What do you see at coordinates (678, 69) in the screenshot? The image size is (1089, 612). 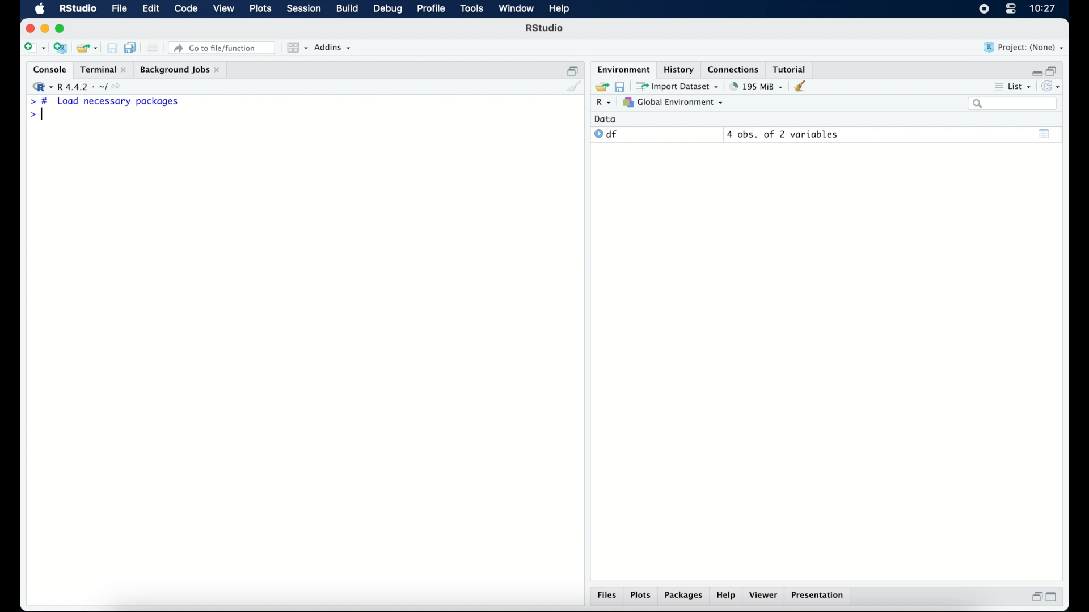 I see `history` at bounding box center [678, 69].